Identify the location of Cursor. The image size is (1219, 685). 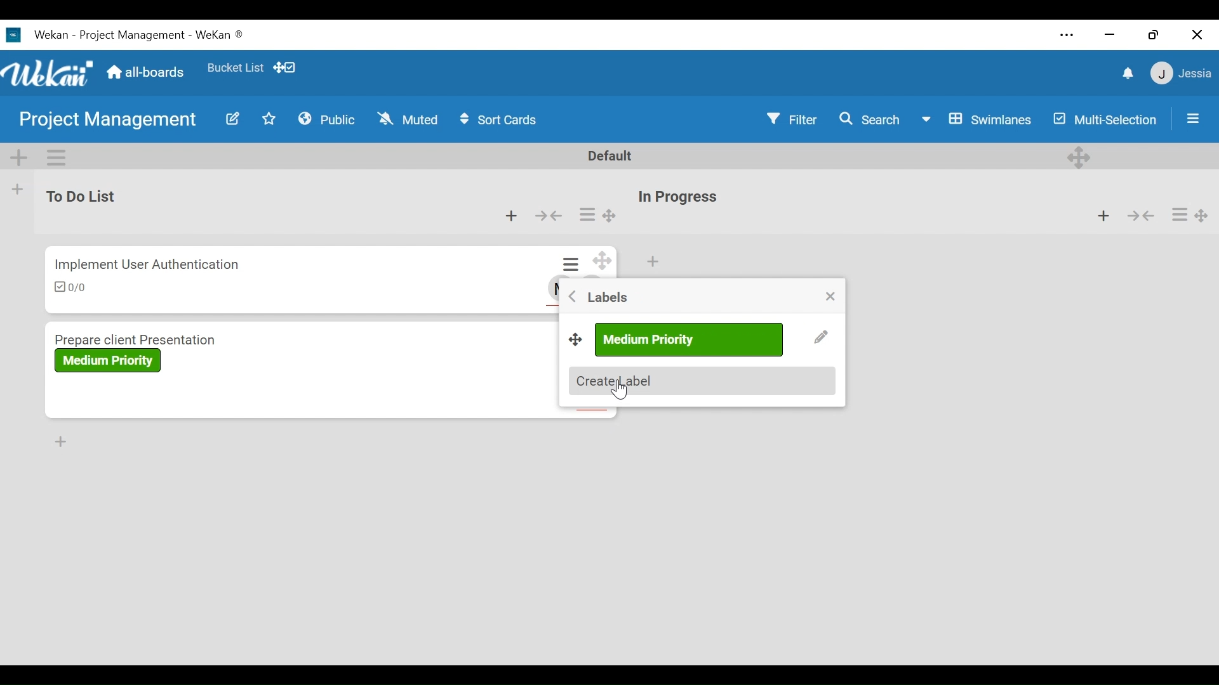
(620, 394).